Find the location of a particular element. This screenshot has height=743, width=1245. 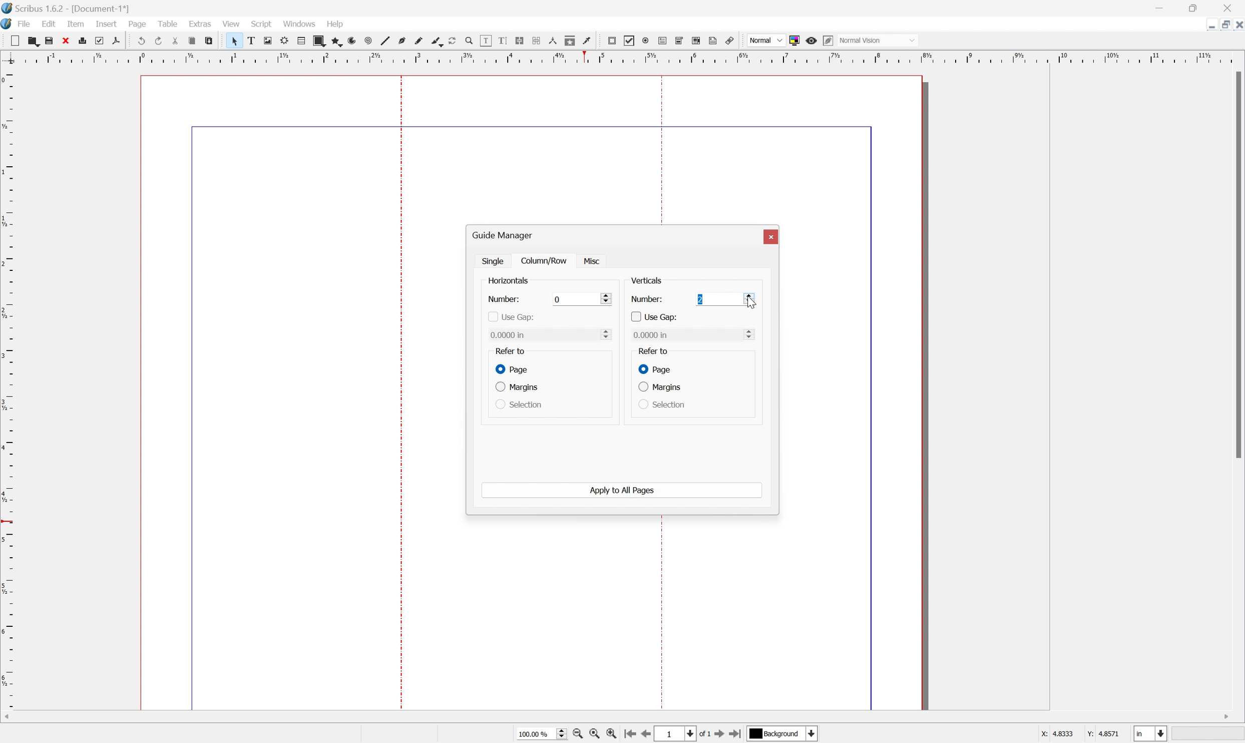

page is located at coordinates (657, 368).